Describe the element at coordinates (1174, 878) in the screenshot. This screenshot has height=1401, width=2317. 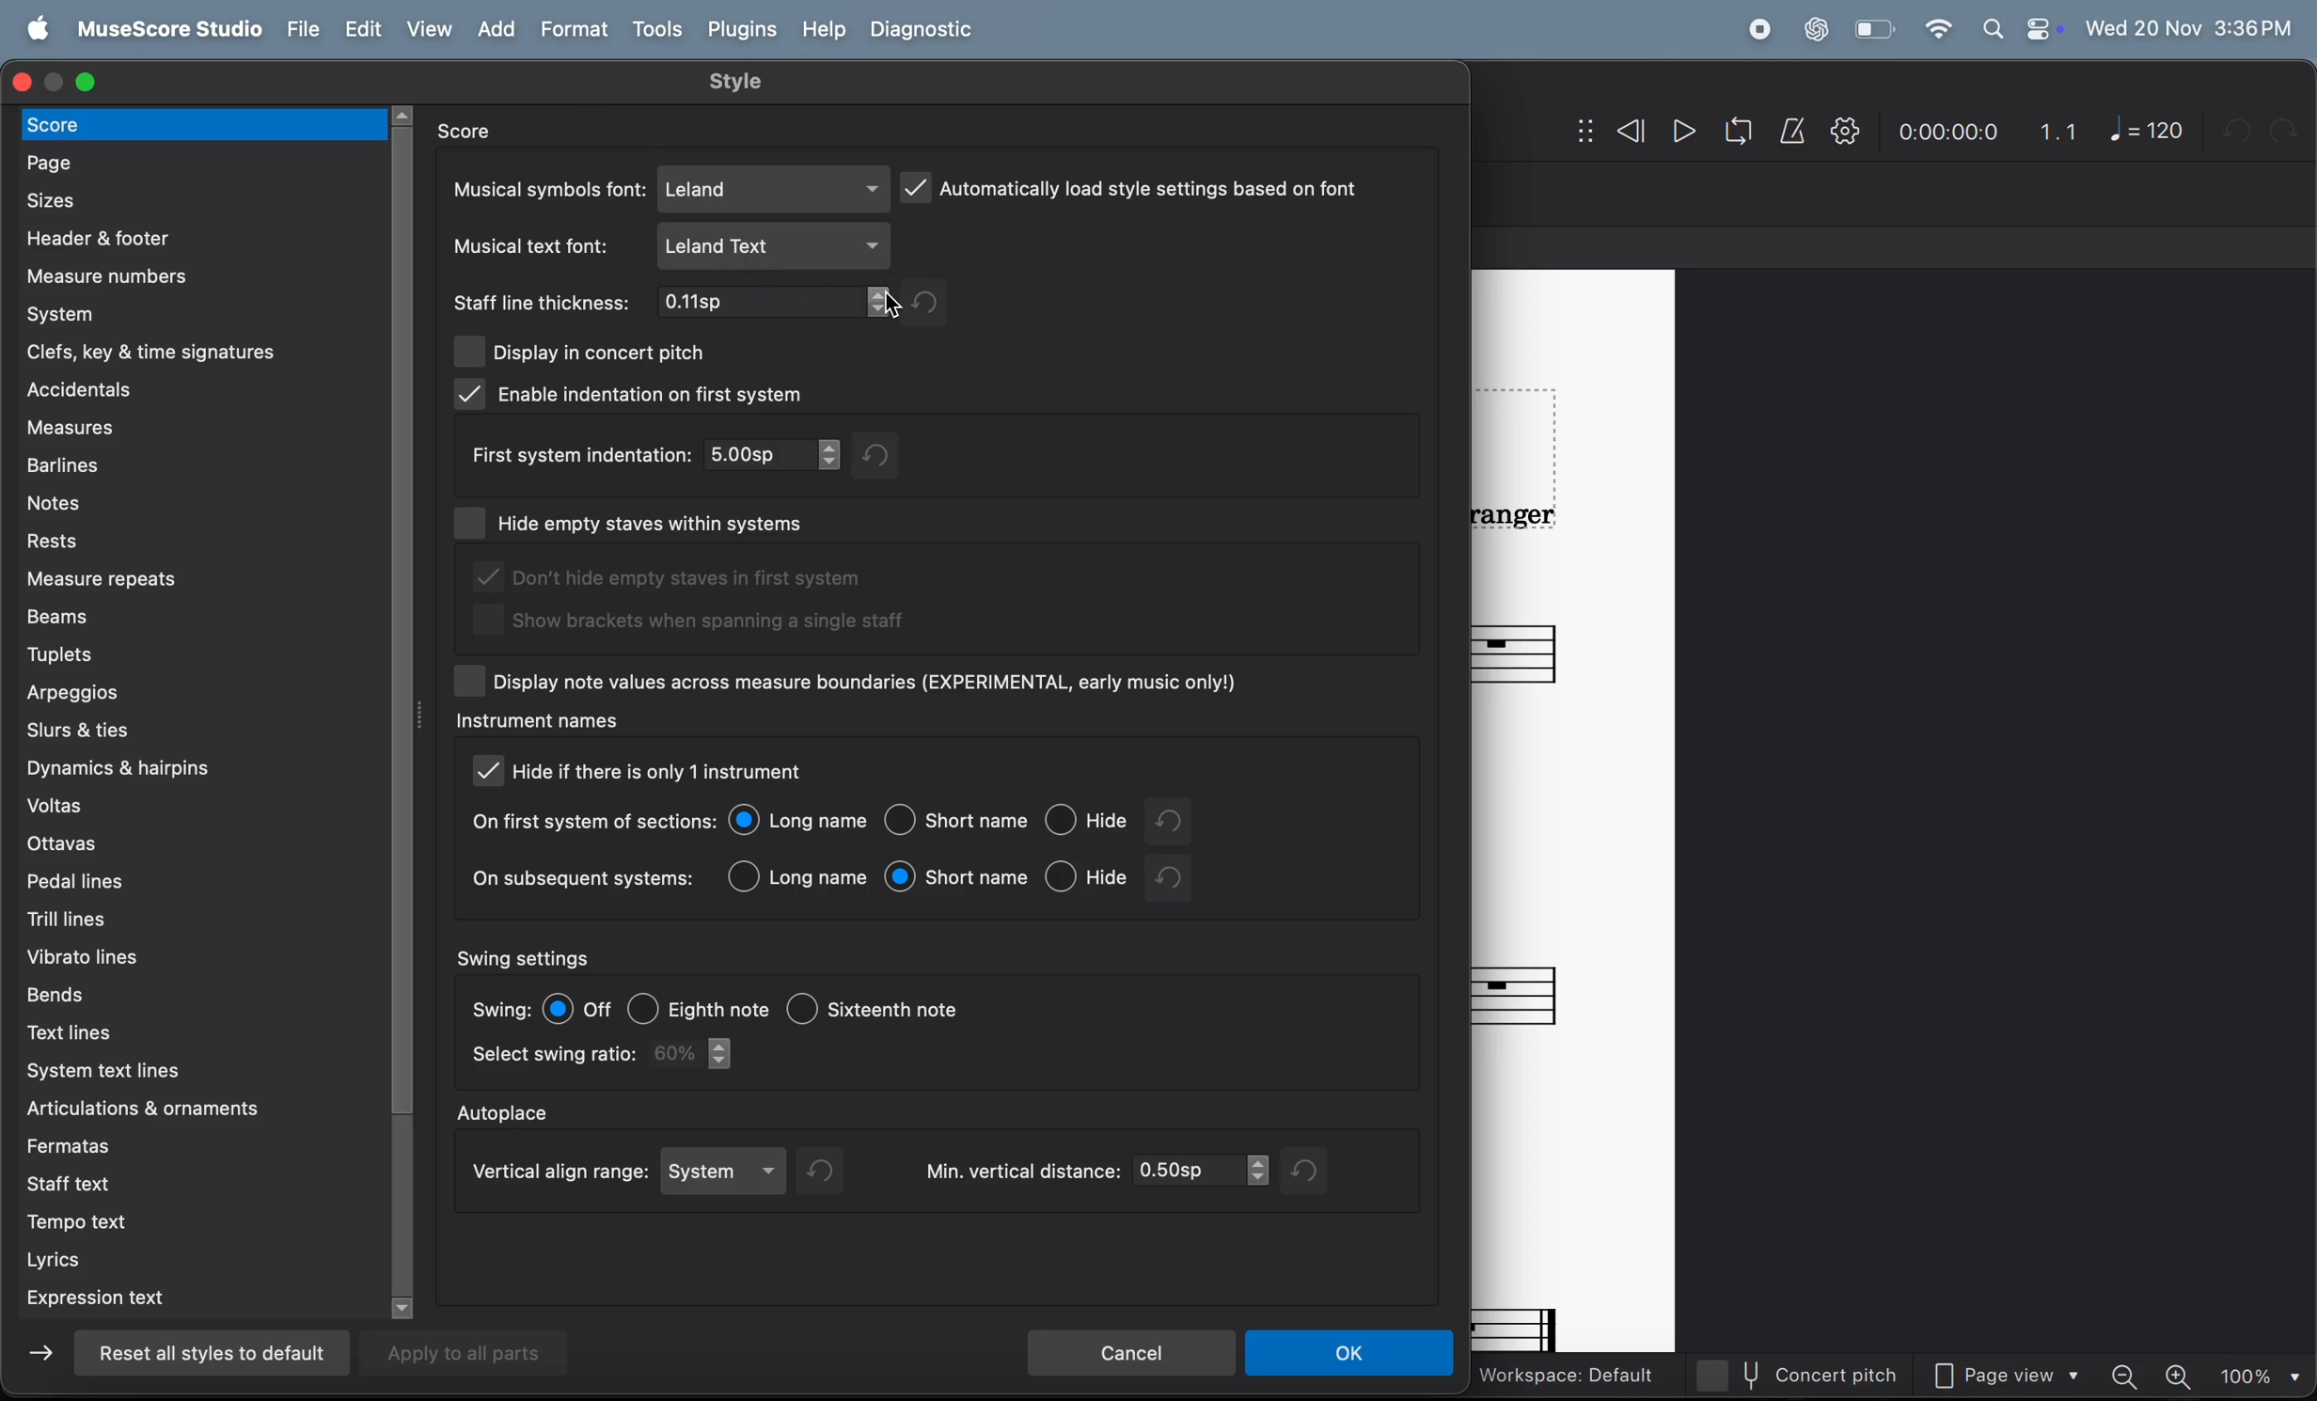
I see `undo` at that location.